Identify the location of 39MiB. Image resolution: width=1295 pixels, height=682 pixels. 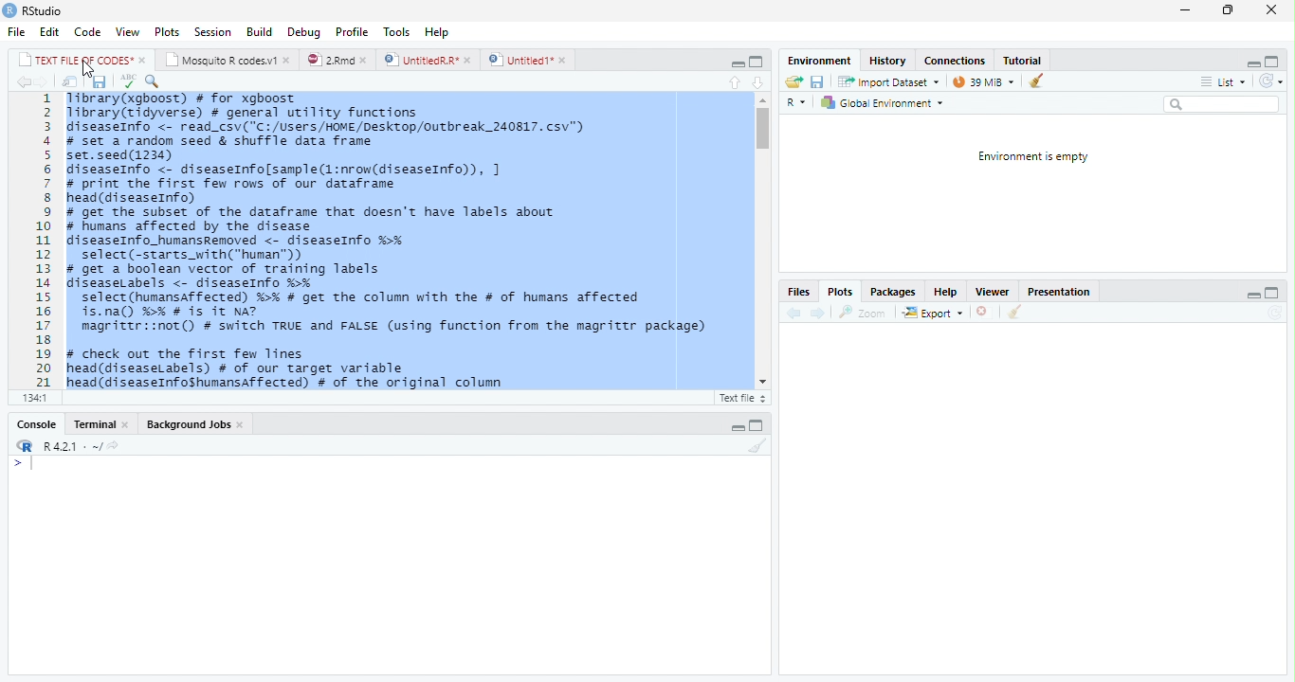
(983, 80).